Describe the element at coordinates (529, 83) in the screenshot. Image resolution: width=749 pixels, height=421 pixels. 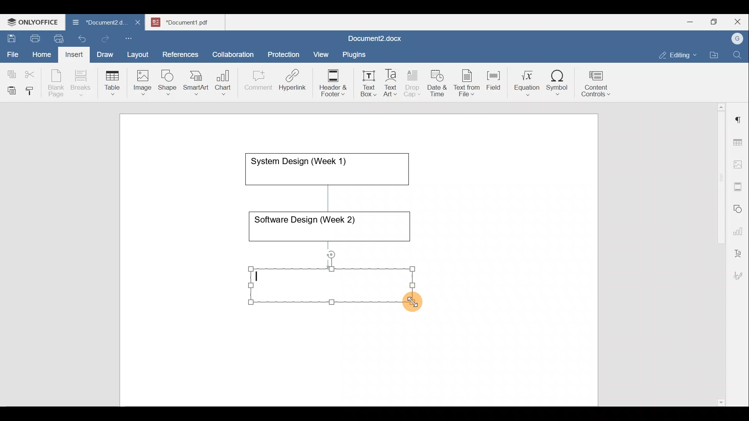
I see `Equation` at that location.